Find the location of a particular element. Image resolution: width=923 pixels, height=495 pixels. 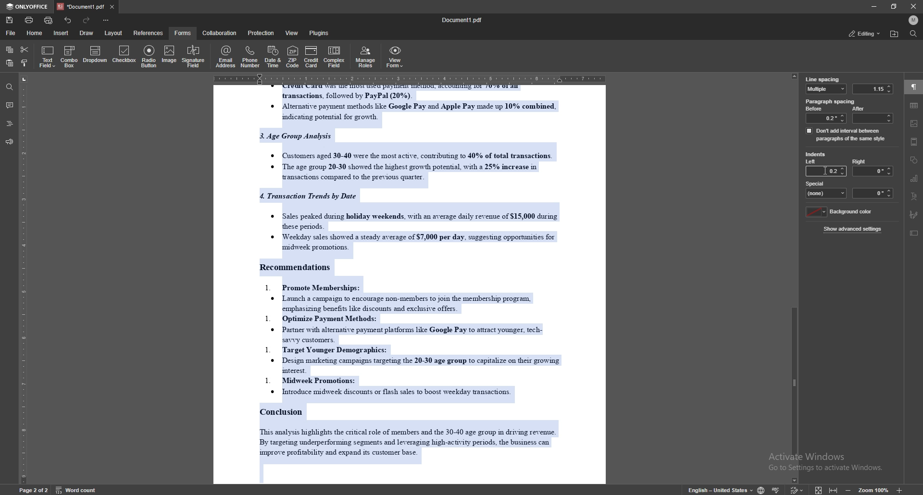

header and footer is located at coordinates (914, 142).